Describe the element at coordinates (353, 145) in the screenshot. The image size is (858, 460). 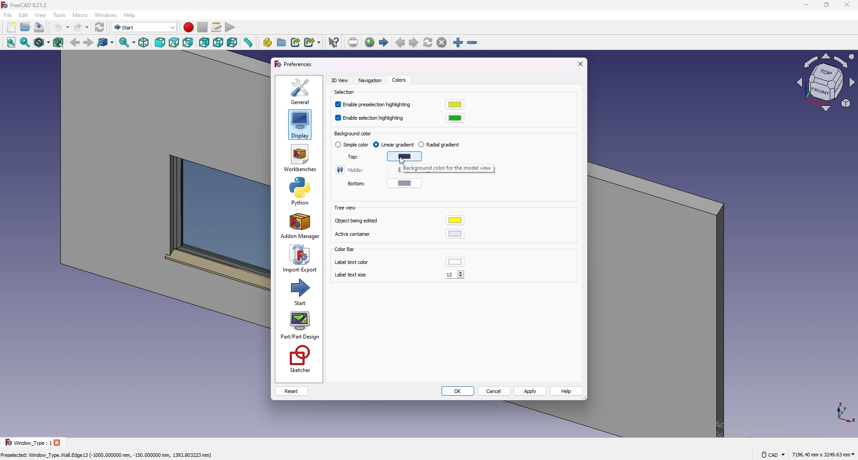
I see `simple color` at that location.